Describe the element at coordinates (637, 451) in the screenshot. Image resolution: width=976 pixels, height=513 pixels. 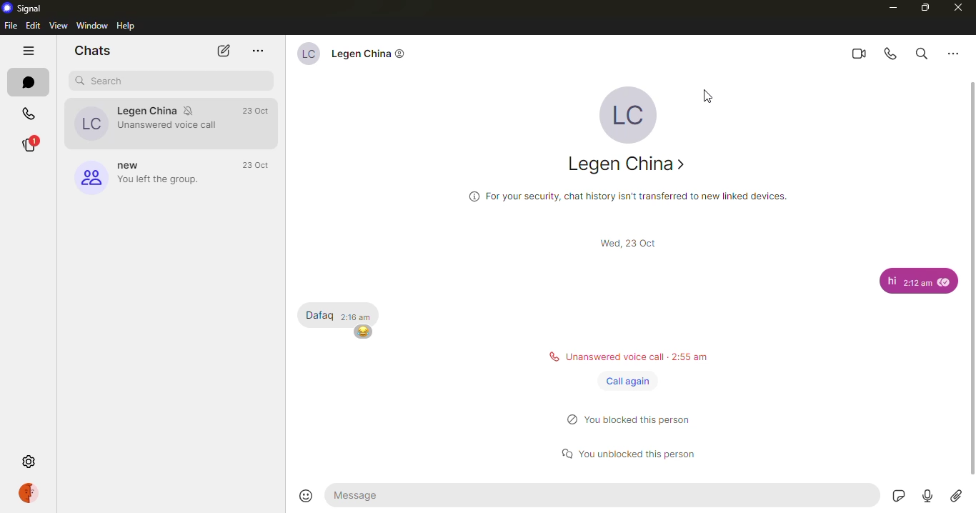
I see `status message` at that location.